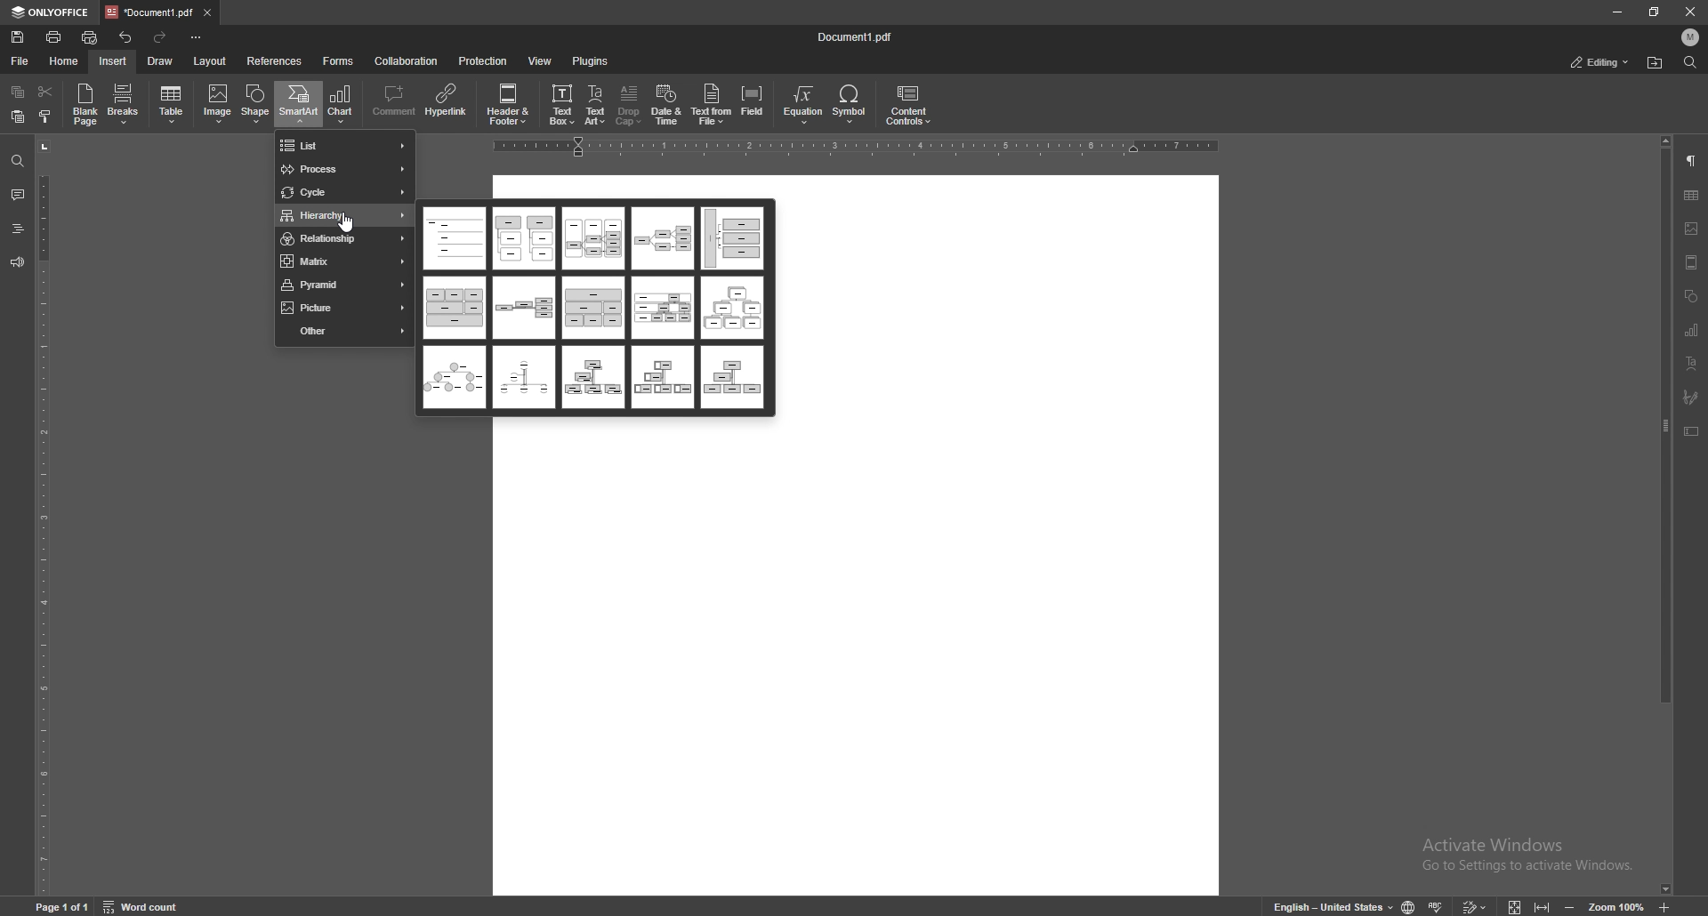 The height and width of the screenshot is (916, 1708). I want to click on comment, so click(395, 102).